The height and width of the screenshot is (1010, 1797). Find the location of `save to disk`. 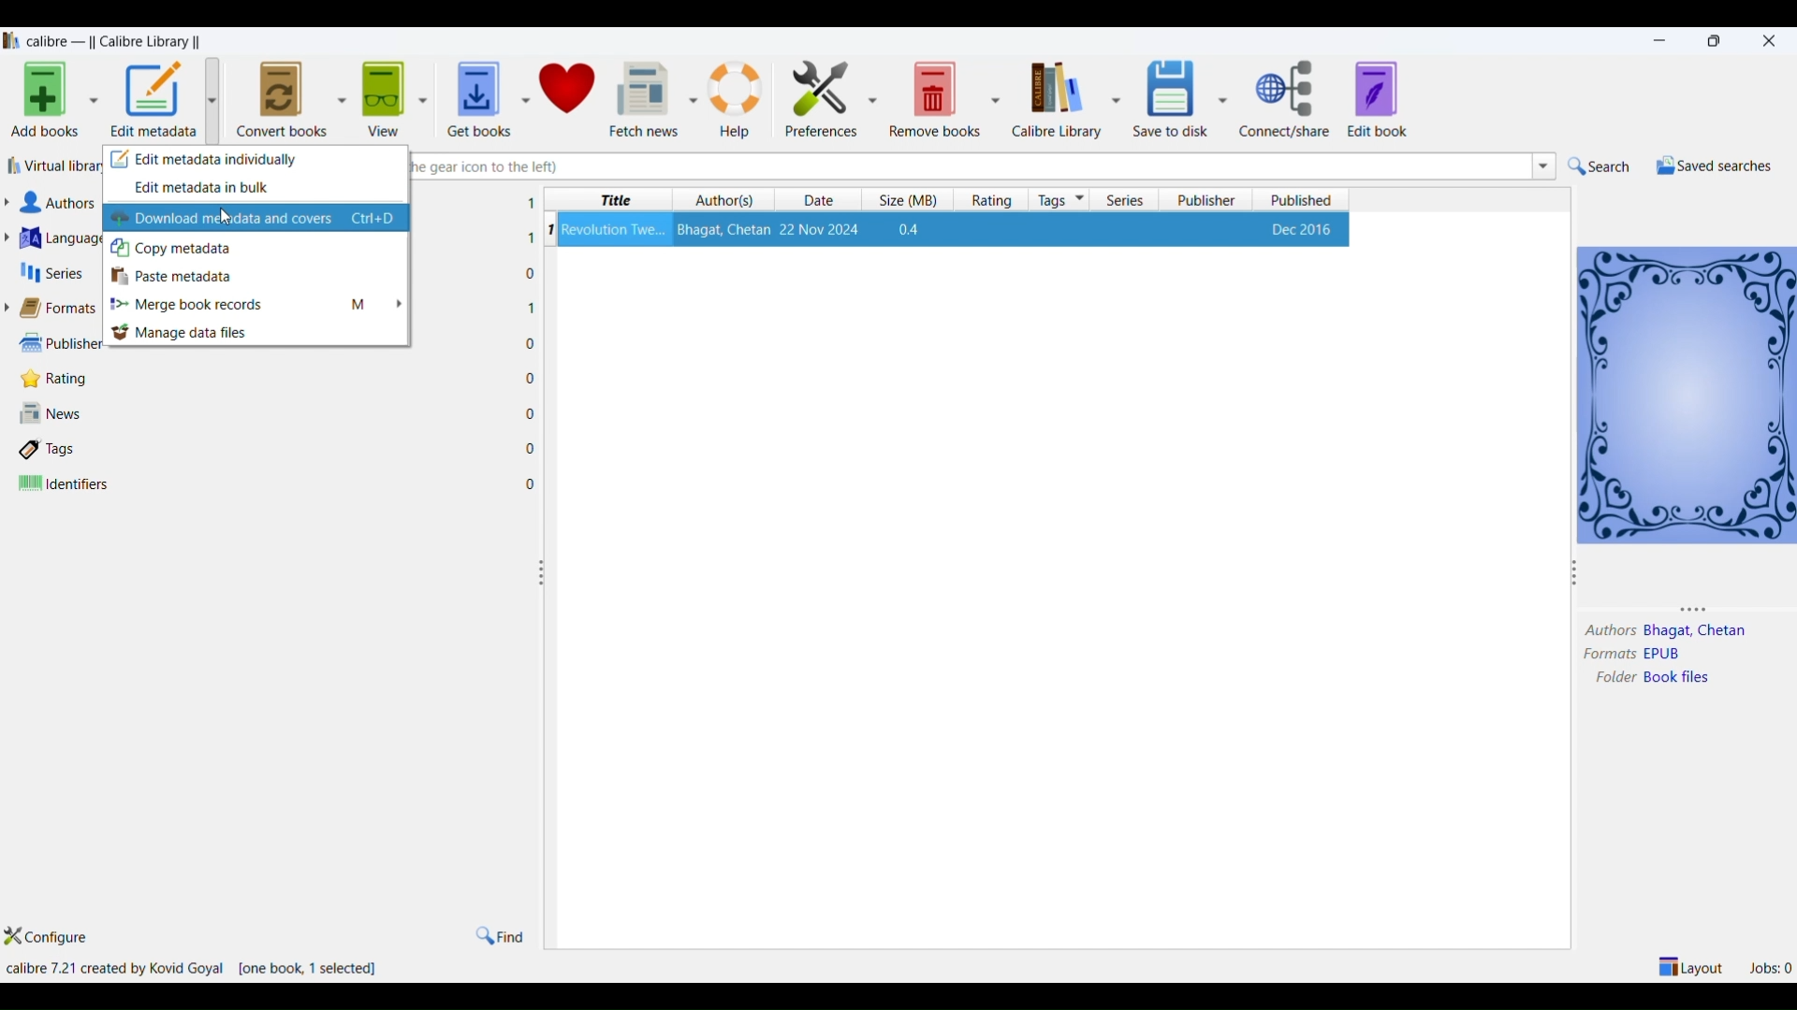

save to disk is located at coordinates (1167, 94).